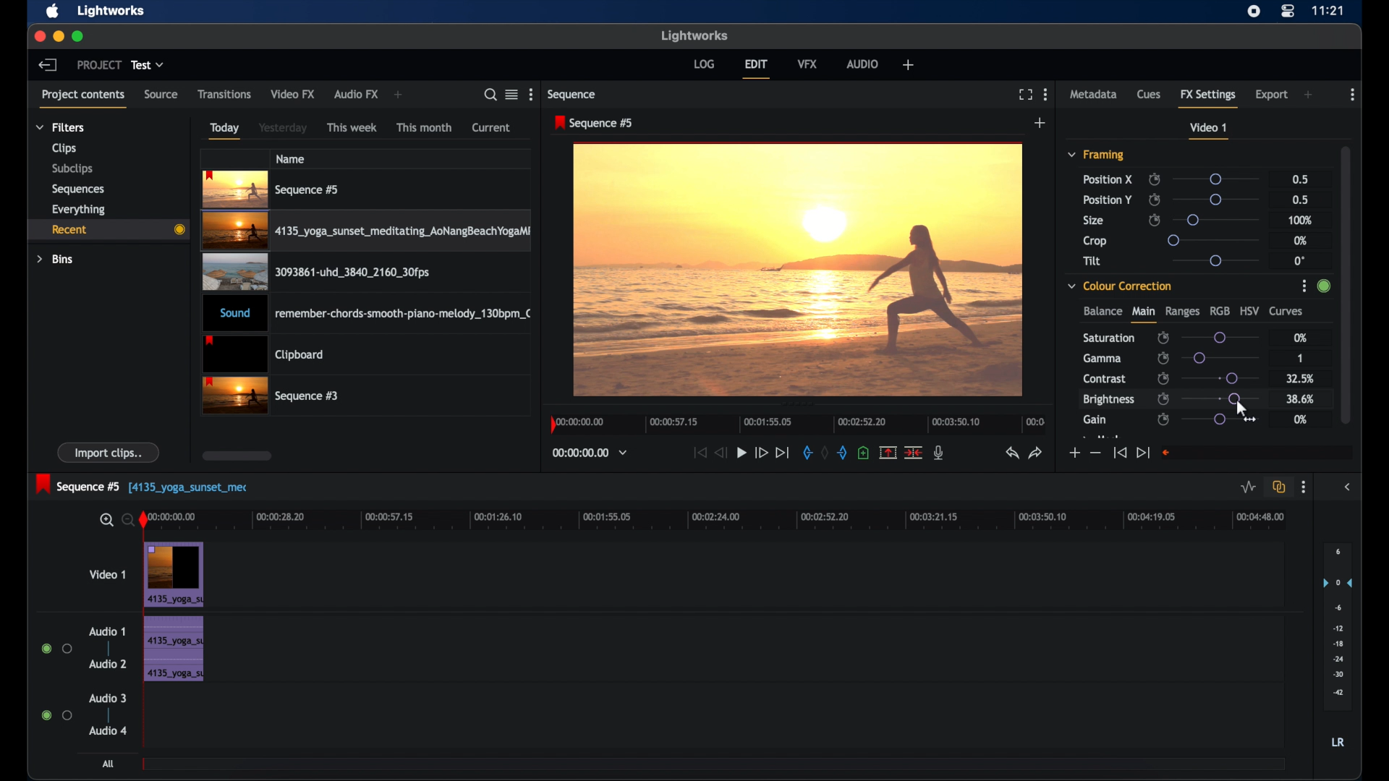 Image resolution: width=1389 pixels, height=781 pixels. Describe the element at coordinates (939, 452) in the screenshot. I see `mic` at that location.